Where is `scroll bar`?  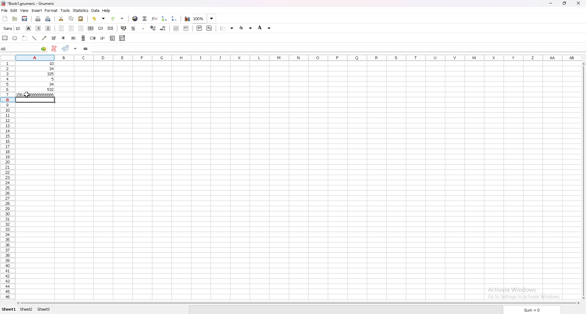
scroll bar is located at coordinates (83, 38).